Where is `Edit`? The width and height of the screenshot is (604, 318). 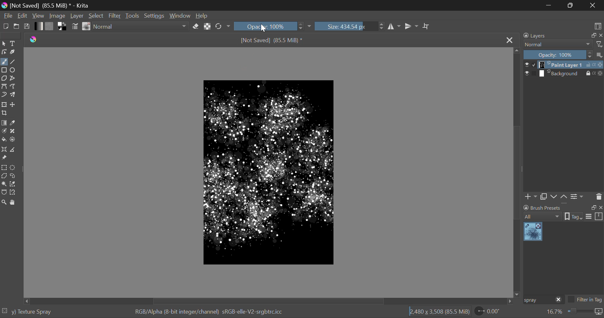 Edit is located at coordinates (23, 15).